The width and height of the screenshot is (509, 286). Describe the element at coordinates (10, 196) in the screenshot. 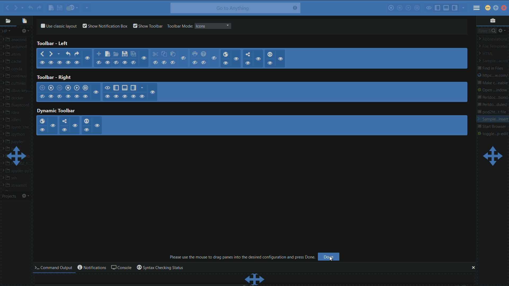

I see `Projects` at that location.